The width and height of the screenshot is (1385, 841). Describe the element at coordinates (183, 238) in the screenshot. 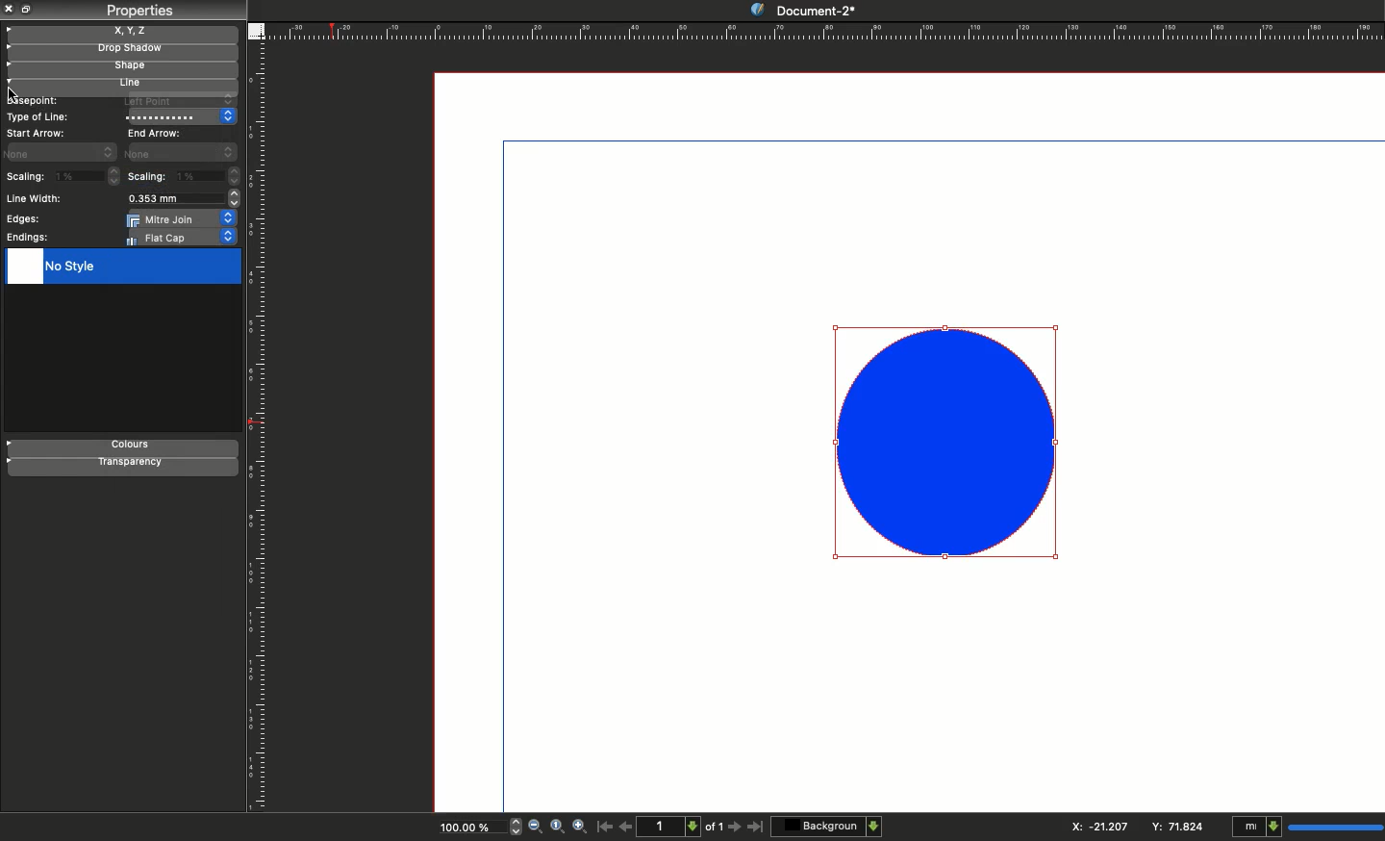

I see `Flat cap` at that location.